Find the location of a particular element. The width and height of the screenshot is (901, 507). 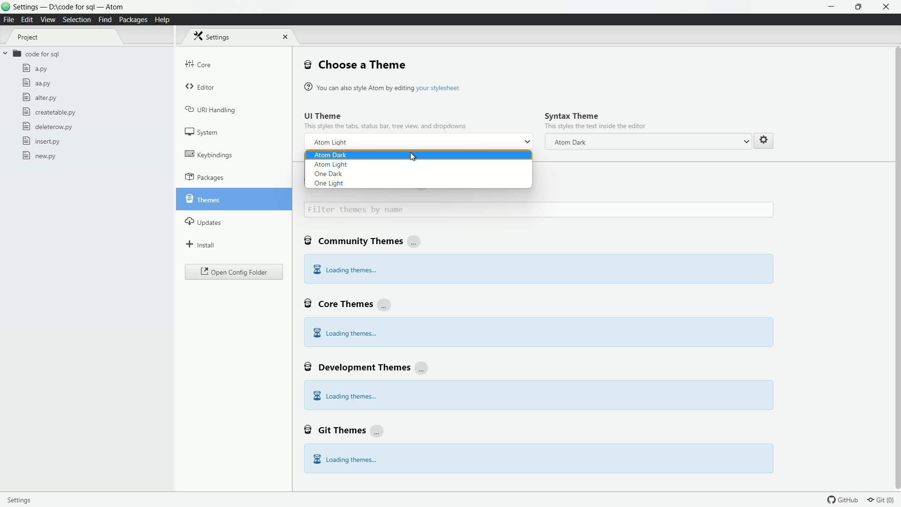

this styles the text inside the editor is located at coordinates (595, 127).